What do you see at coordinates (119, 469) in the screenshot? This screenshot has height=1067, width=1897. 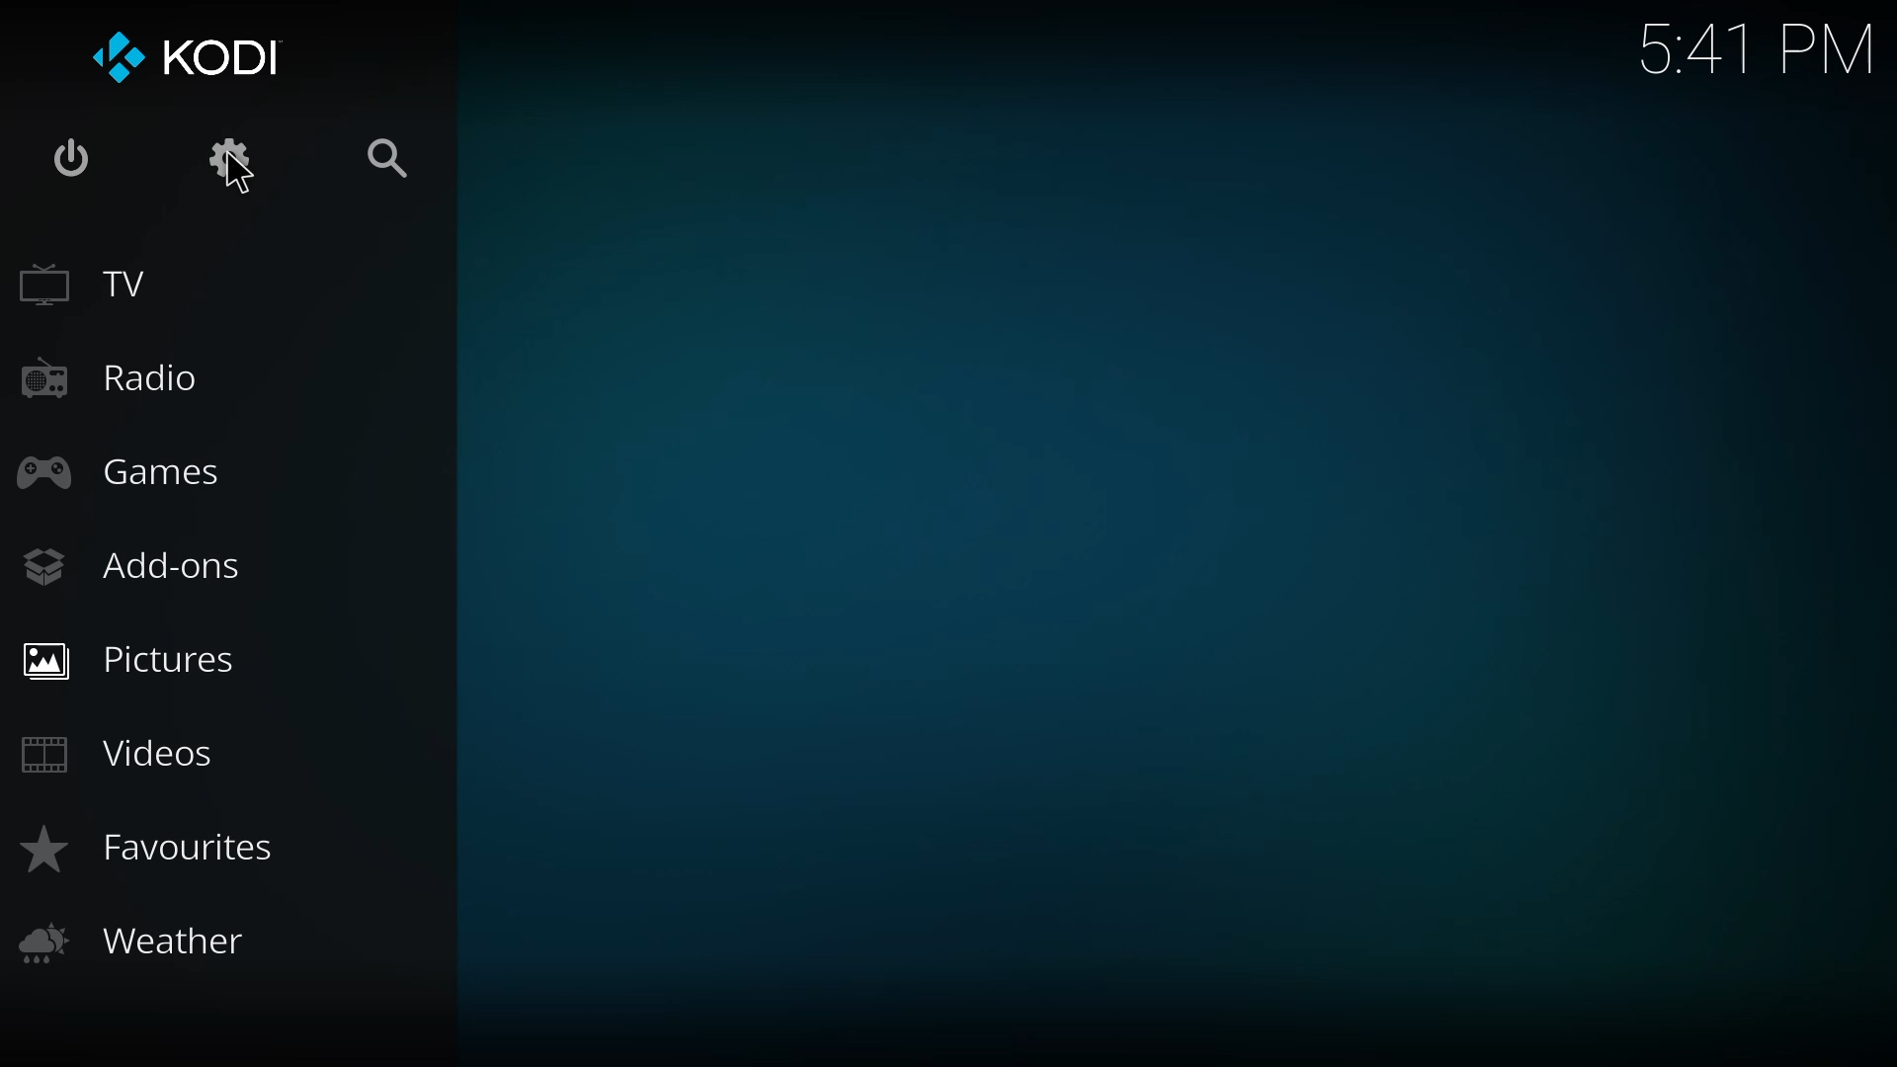 I see `games` at bounding box center [119, 469].